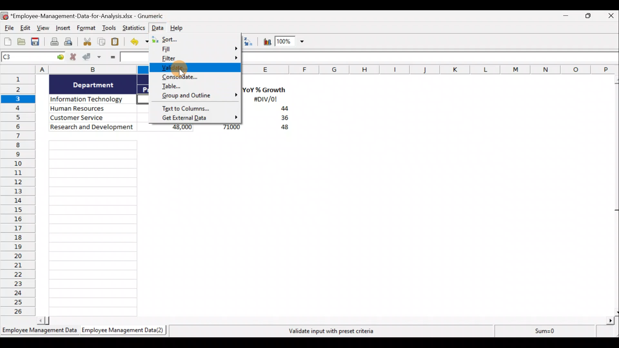  I want to click on Enter formula, so click(112, 58).